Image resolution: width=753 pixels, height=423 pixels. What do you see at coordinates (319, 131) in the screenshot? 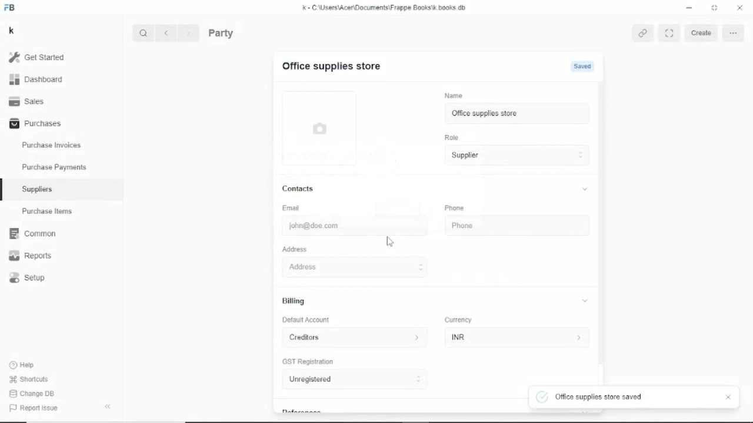
I see `Picture` at bounding box center [319, 131].